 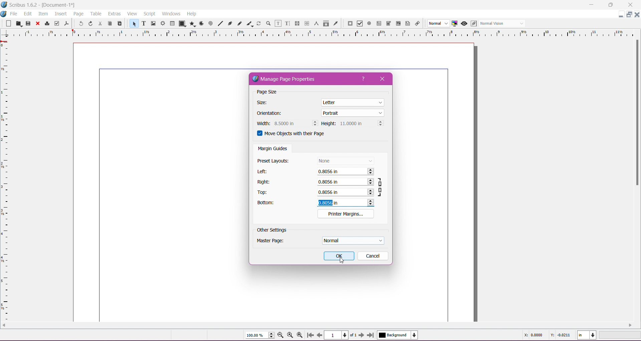 What do you see at coordinates (163, 23) in the screenshot?
I see `Render Frame` at bounding box center [163, 23].